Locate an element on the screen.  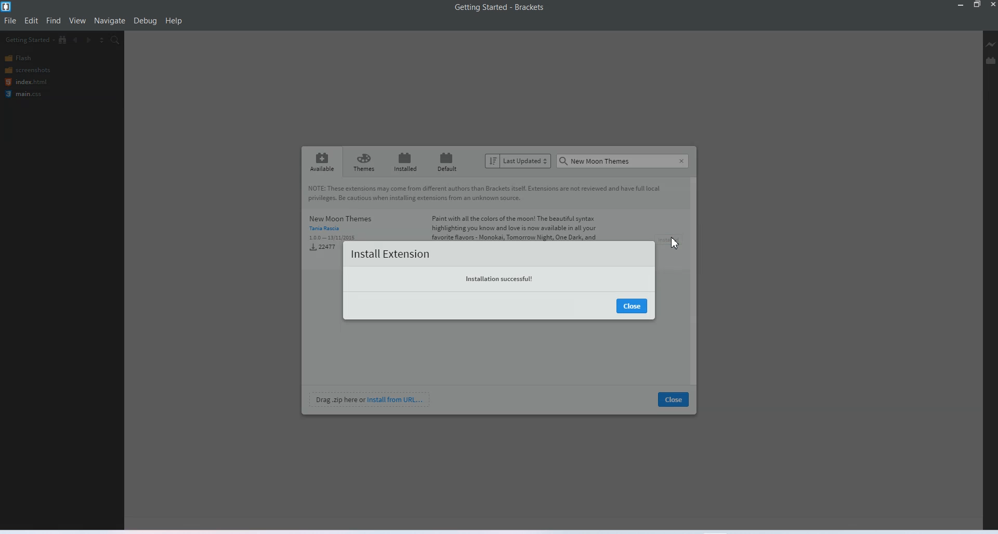
Navigate is located at coordinates (110, 21).